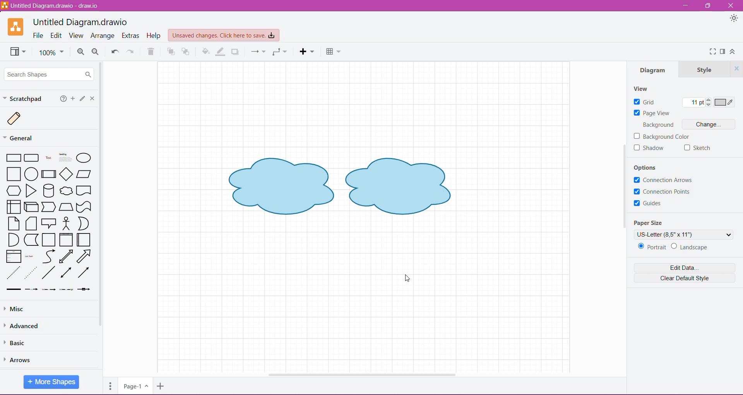  I want to click on Expand/Collapse, so click(733, 53).